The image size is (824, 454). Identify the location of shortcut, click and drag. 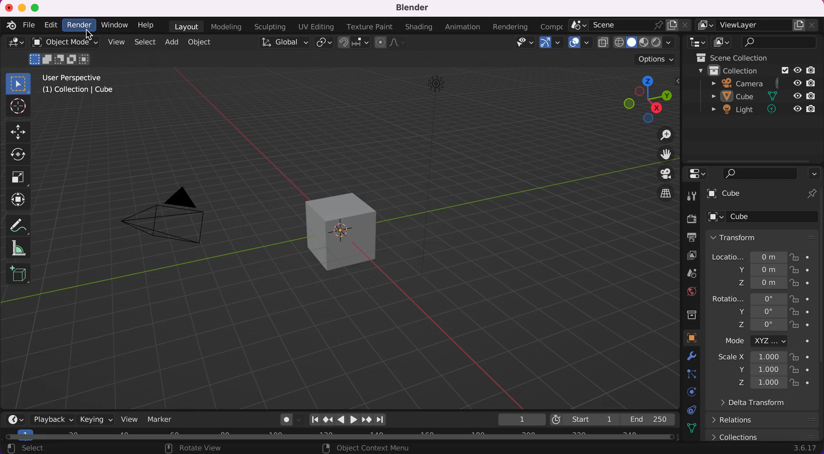
(646, 99).